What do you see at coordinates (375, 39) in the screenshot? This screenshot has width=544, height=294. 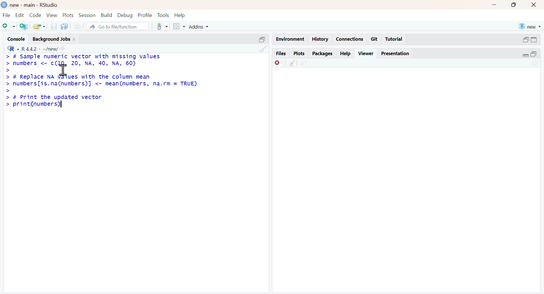 I see `git` at bounding box center [375, 39].